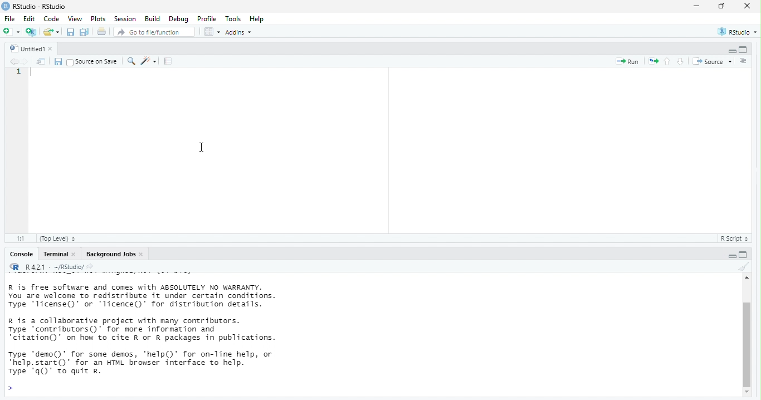 This screenshot has height=400, width=761. What do you see at coordinates (35, 73) in the screenshot?
I see `typing cursor` at bounding box center [35, 73].